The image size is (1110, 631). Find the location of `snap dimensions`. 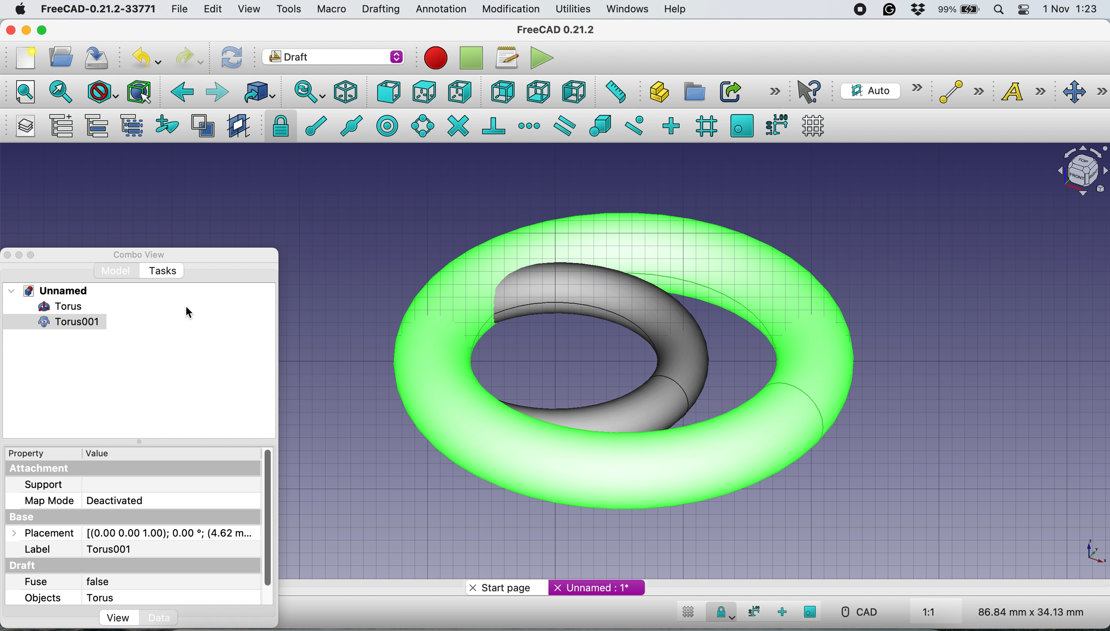

snap dimensions is located at coordinates (752, 611).